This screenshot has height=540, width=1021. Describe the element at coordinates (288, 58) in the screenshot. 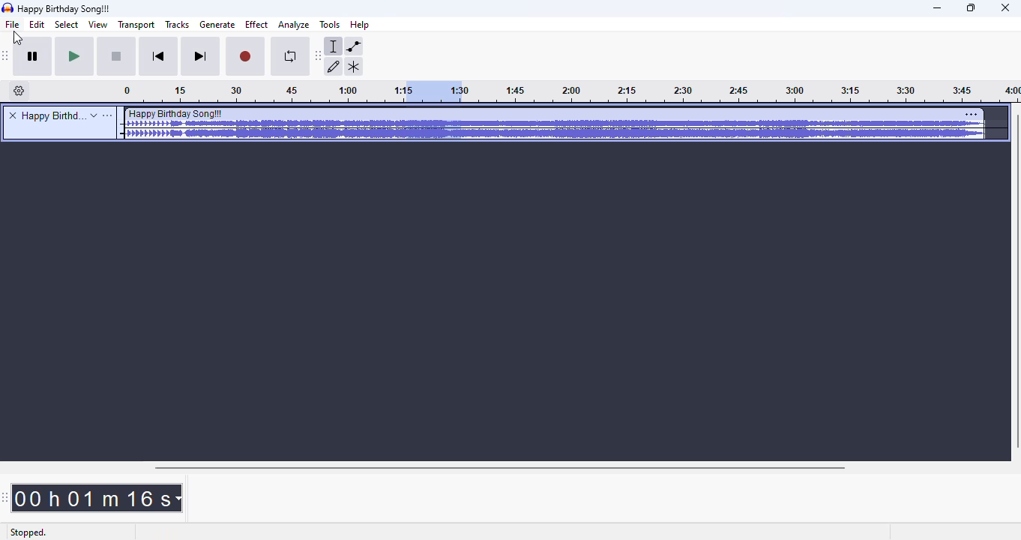

I see `enable looping` at that location.